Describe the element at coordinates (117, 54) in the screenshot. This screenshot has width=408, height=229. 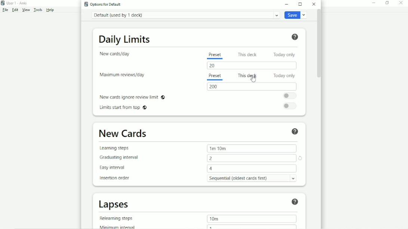
I see `New cards/day` at that location.